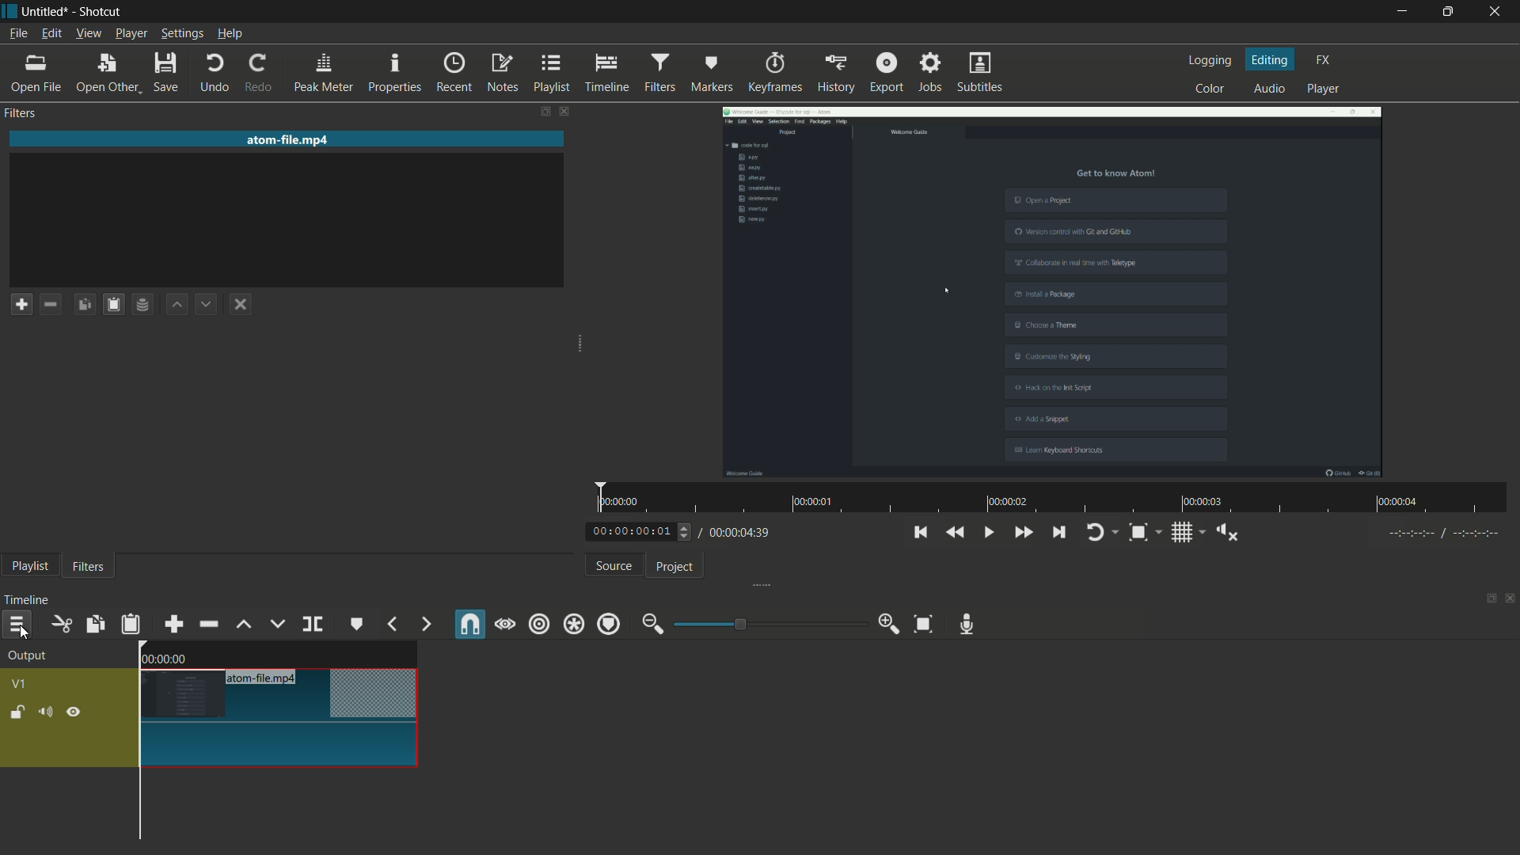 The width and height of the screenshot is (1520, 855). Describe the element at coordinates (180, 34) in the screenshot. I see `settings menu` at that location.